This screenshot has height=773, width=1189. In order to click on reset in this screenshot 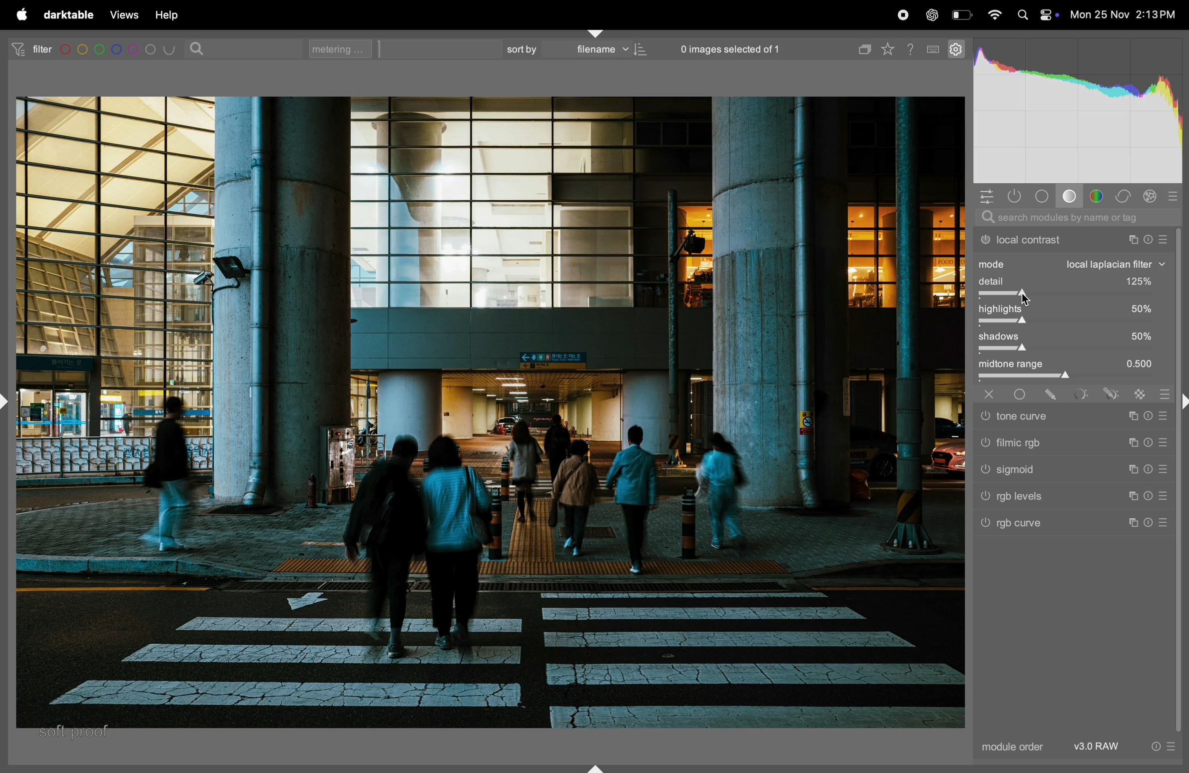, I will do `click(1149, 414)`.